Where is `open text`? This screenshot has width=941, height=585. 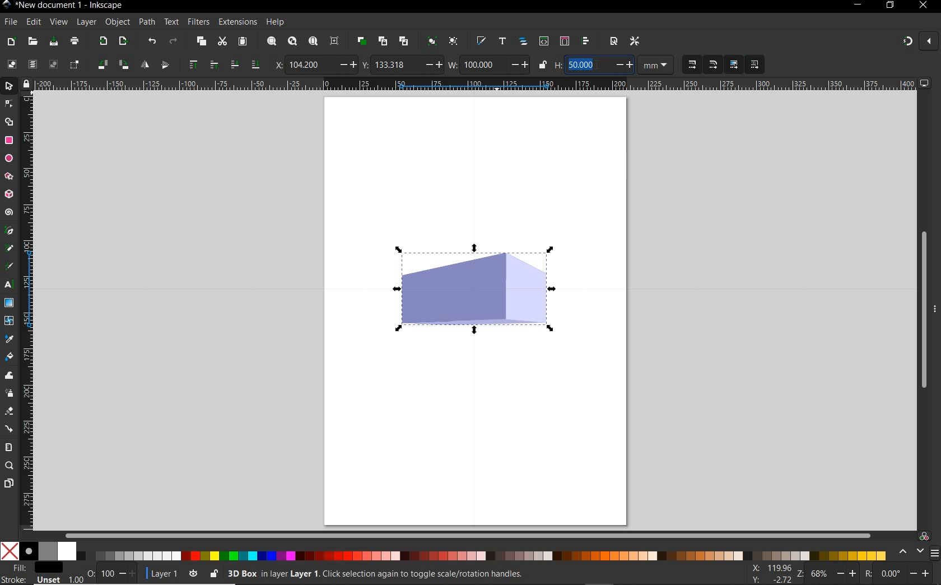 open text is located at coordinates (502, 41).